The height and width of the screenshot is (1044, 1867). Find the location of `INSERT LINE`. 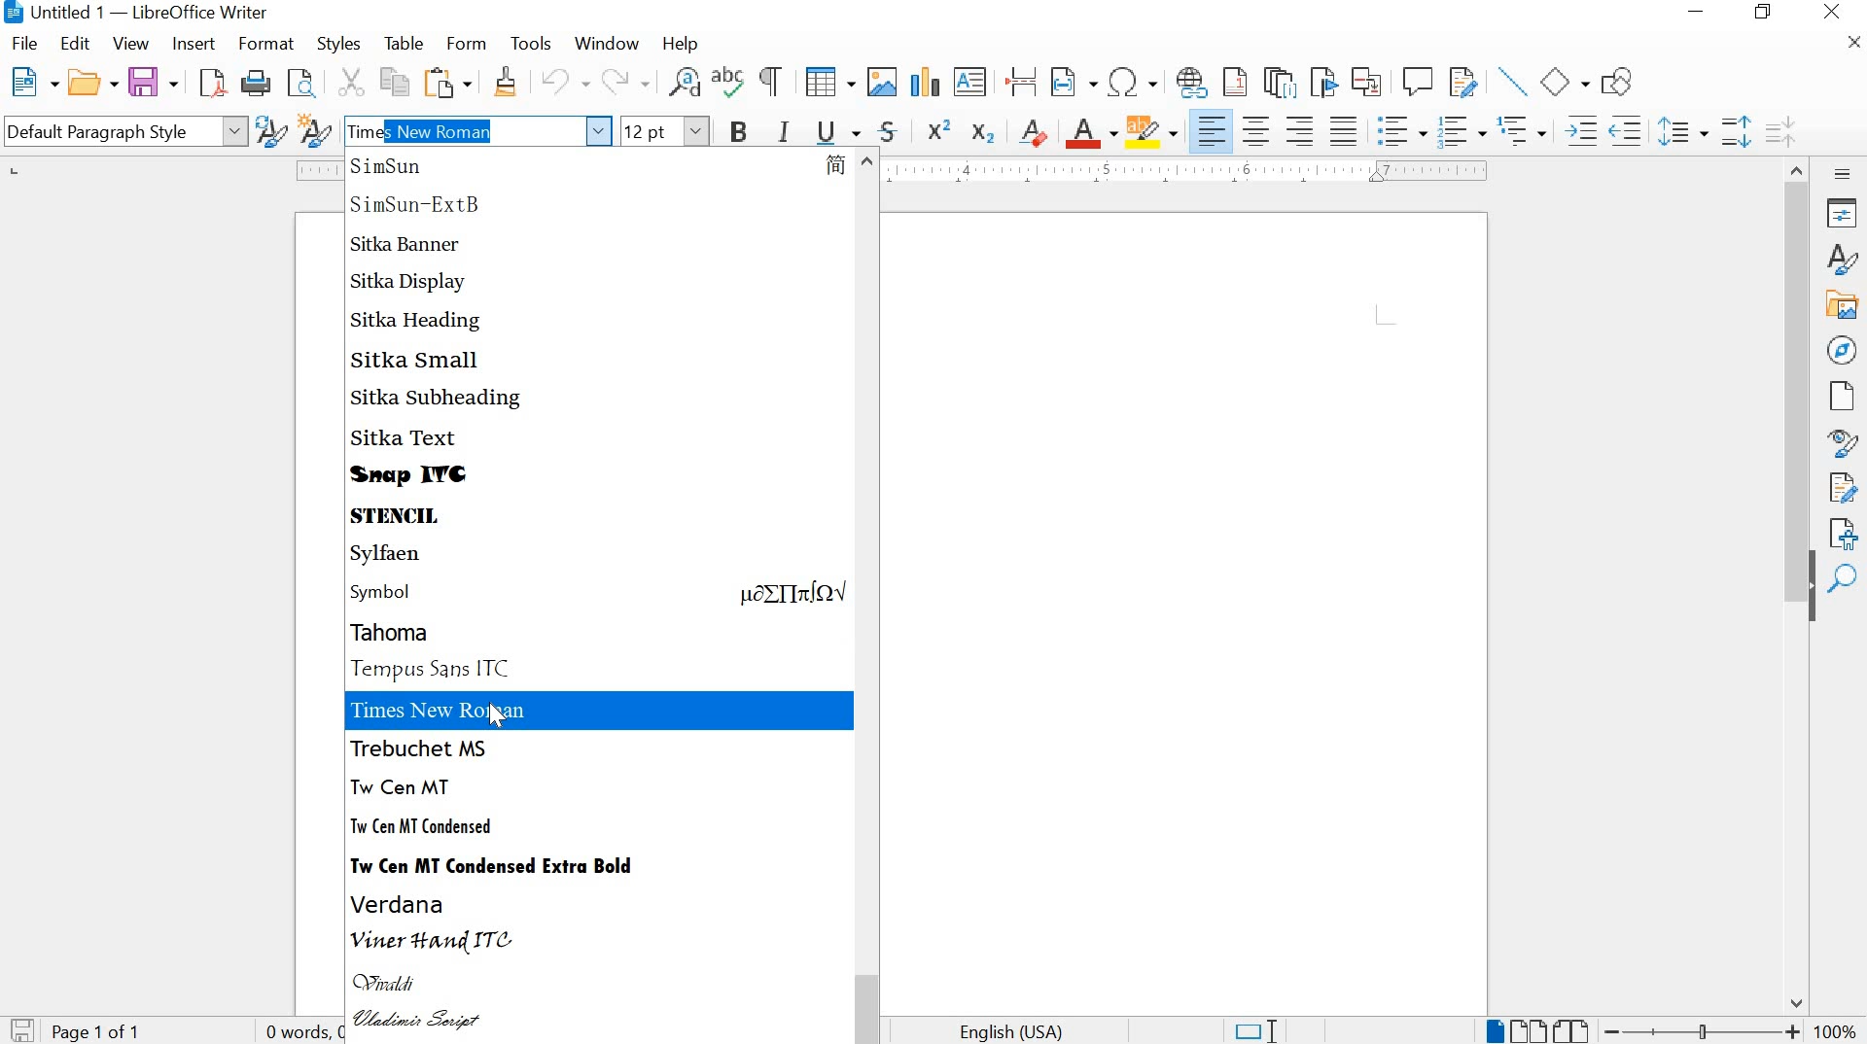

INSERT LINE is located at coordinates (1512, 83).